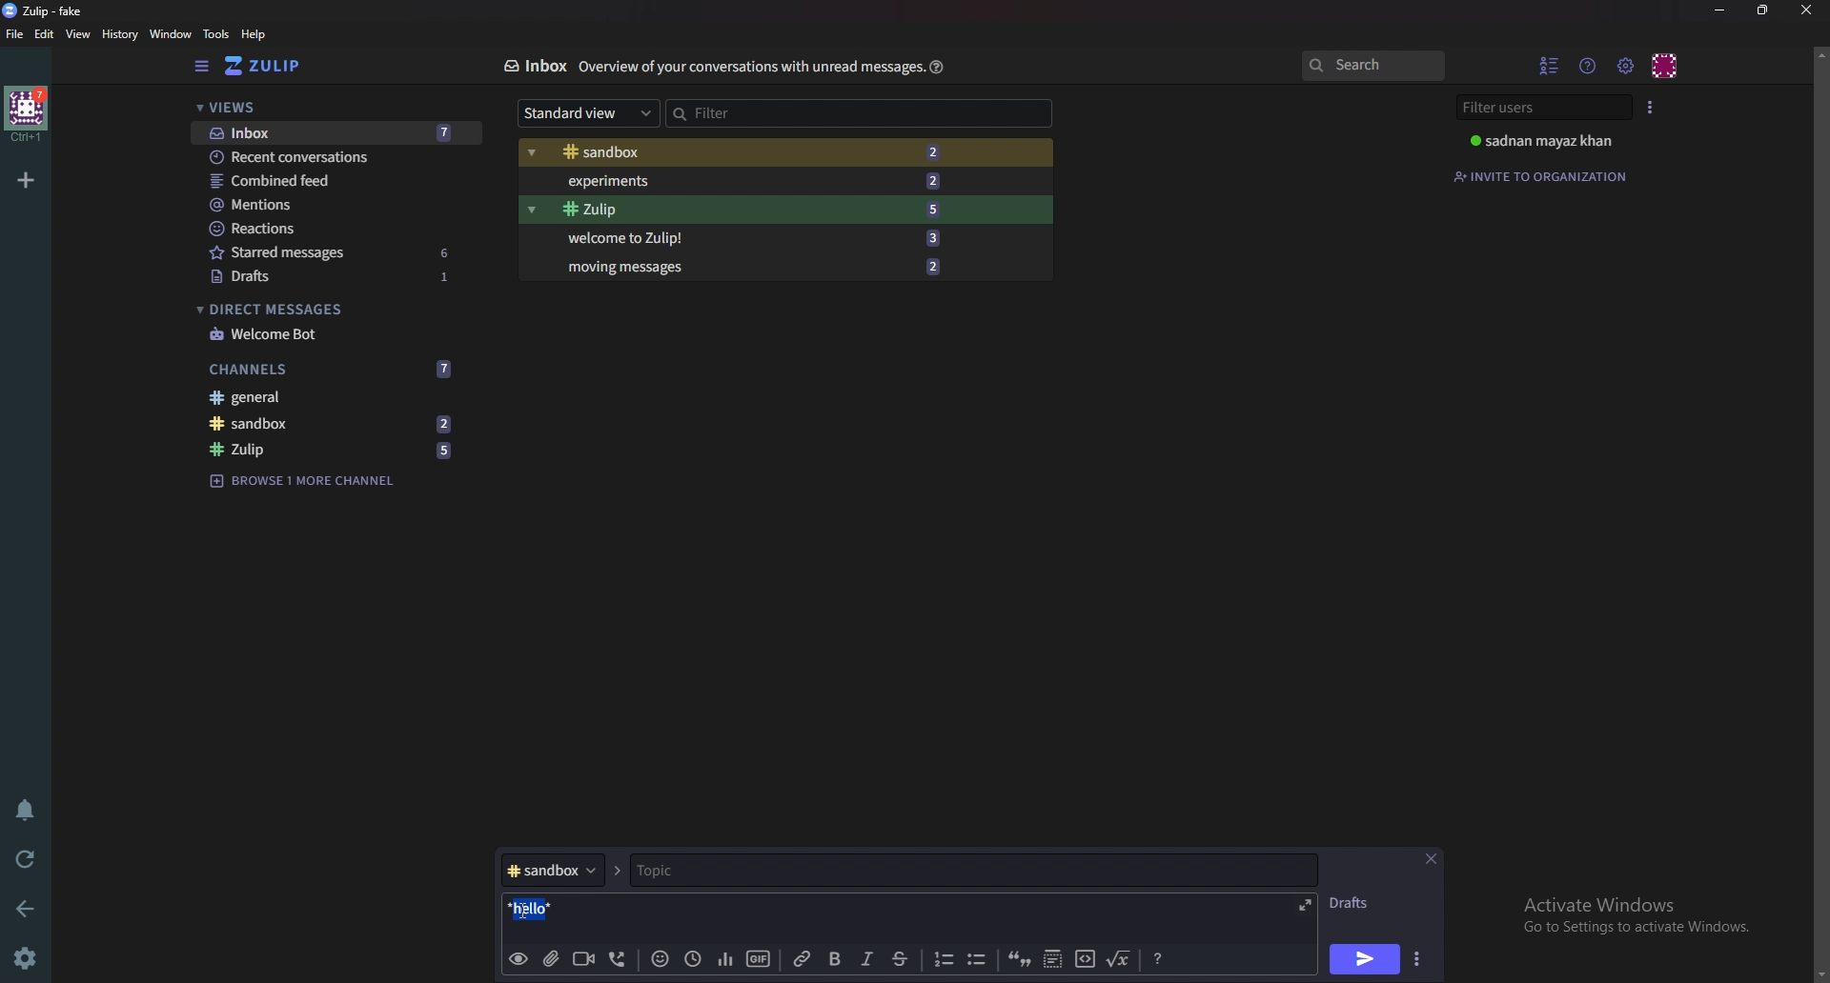  What do you see at coordinates (332, 251) in the screenshot?
I see `starred Messages 6` at bounding box center [332, 251].